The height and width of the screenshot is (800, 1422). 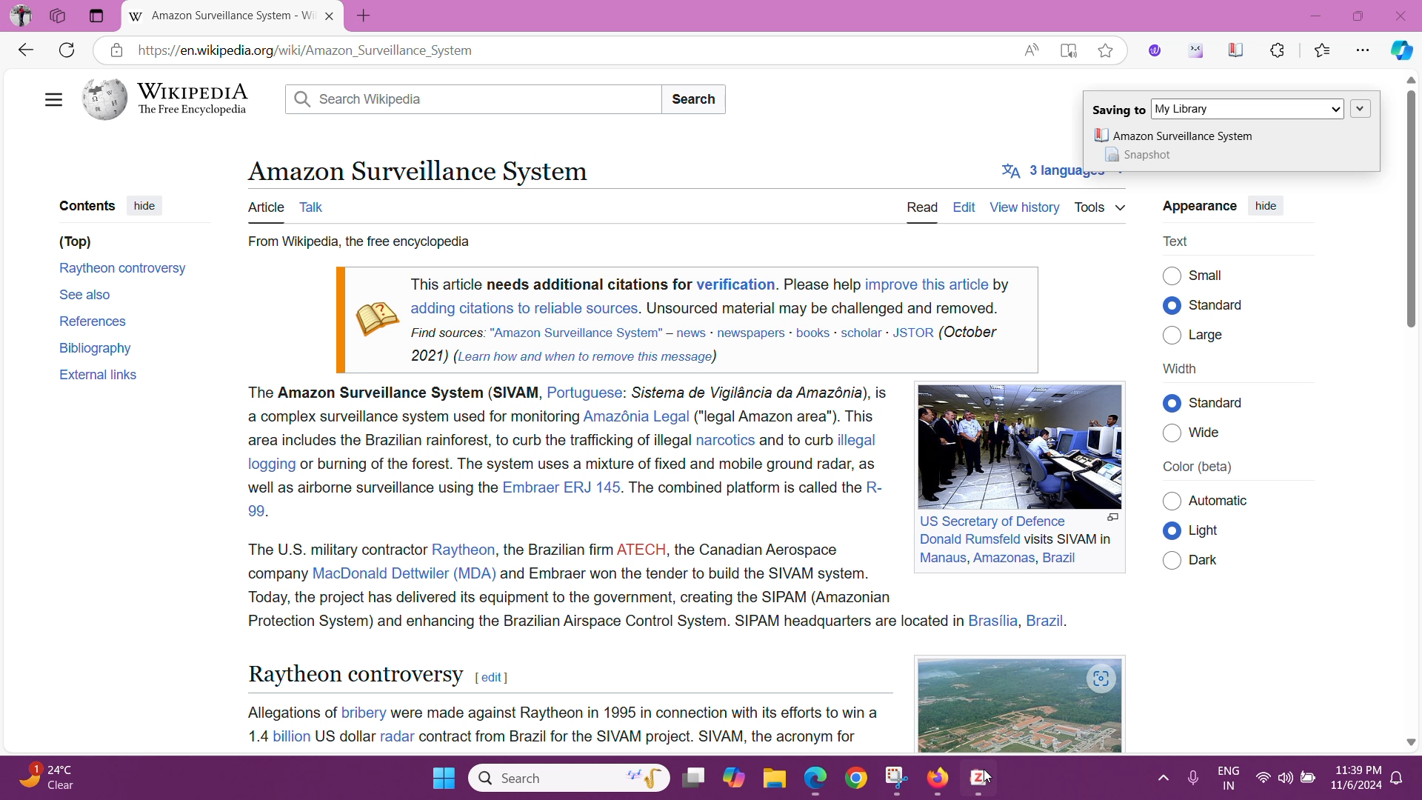 I want to click on Unselected, so click(x=1172, y=334).